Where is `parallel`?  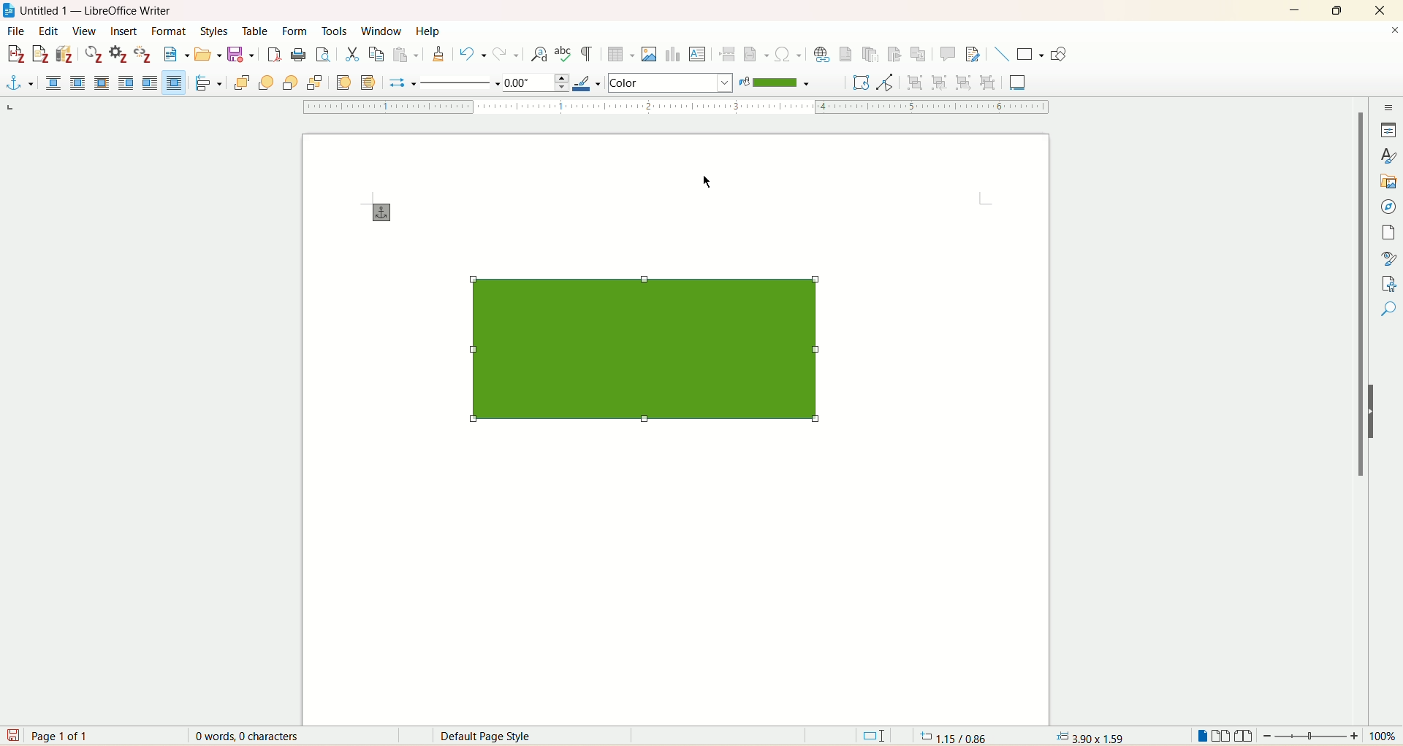 parallel is located at coordinates (77, 82).